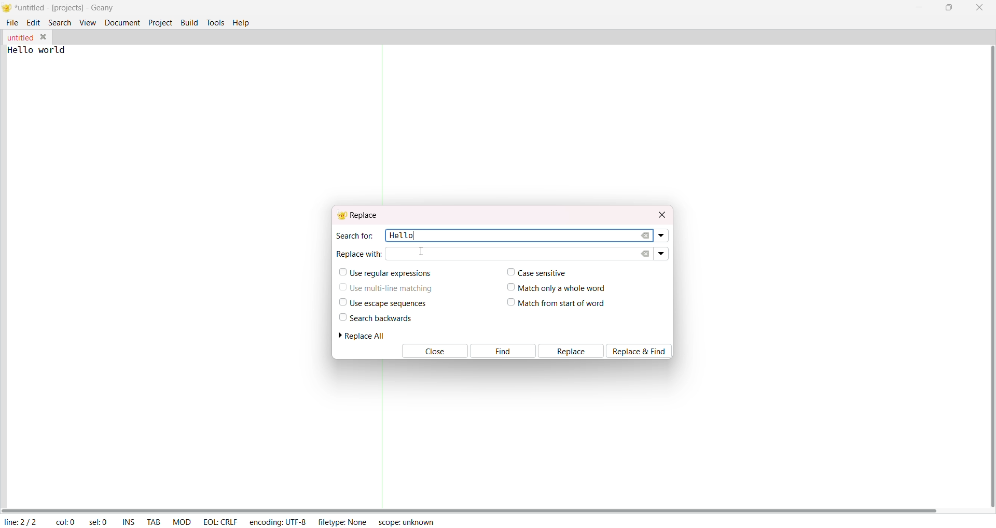 The image size is (996, 528). I want to click on clear replace, so click(645, 254).